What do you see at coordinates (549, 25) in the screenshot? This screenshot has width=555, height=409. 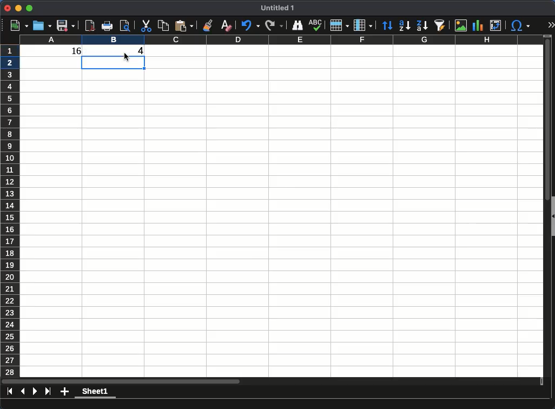 I see `expand ` at bounding box center [549, 25].